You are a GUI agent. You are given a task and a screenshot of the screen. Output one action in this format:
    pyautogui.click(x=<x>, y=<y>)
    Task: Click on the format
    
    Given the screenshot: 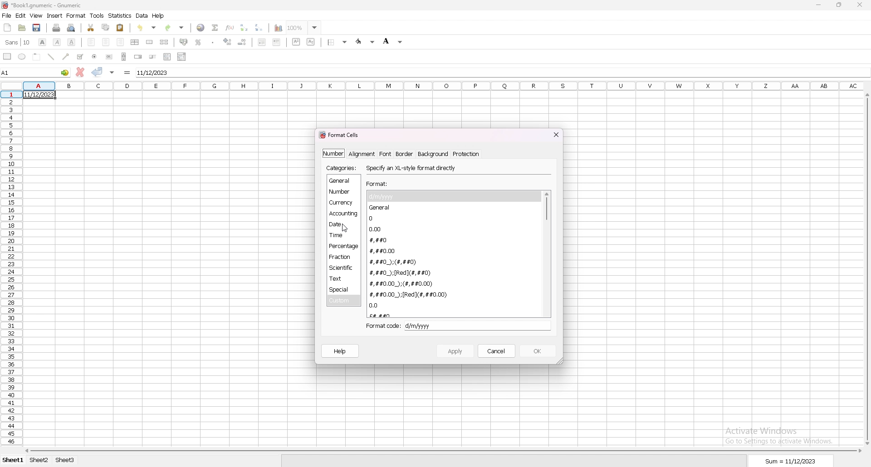 What is the action you would take?
    pyautogui.click(x=378, y=184)
    